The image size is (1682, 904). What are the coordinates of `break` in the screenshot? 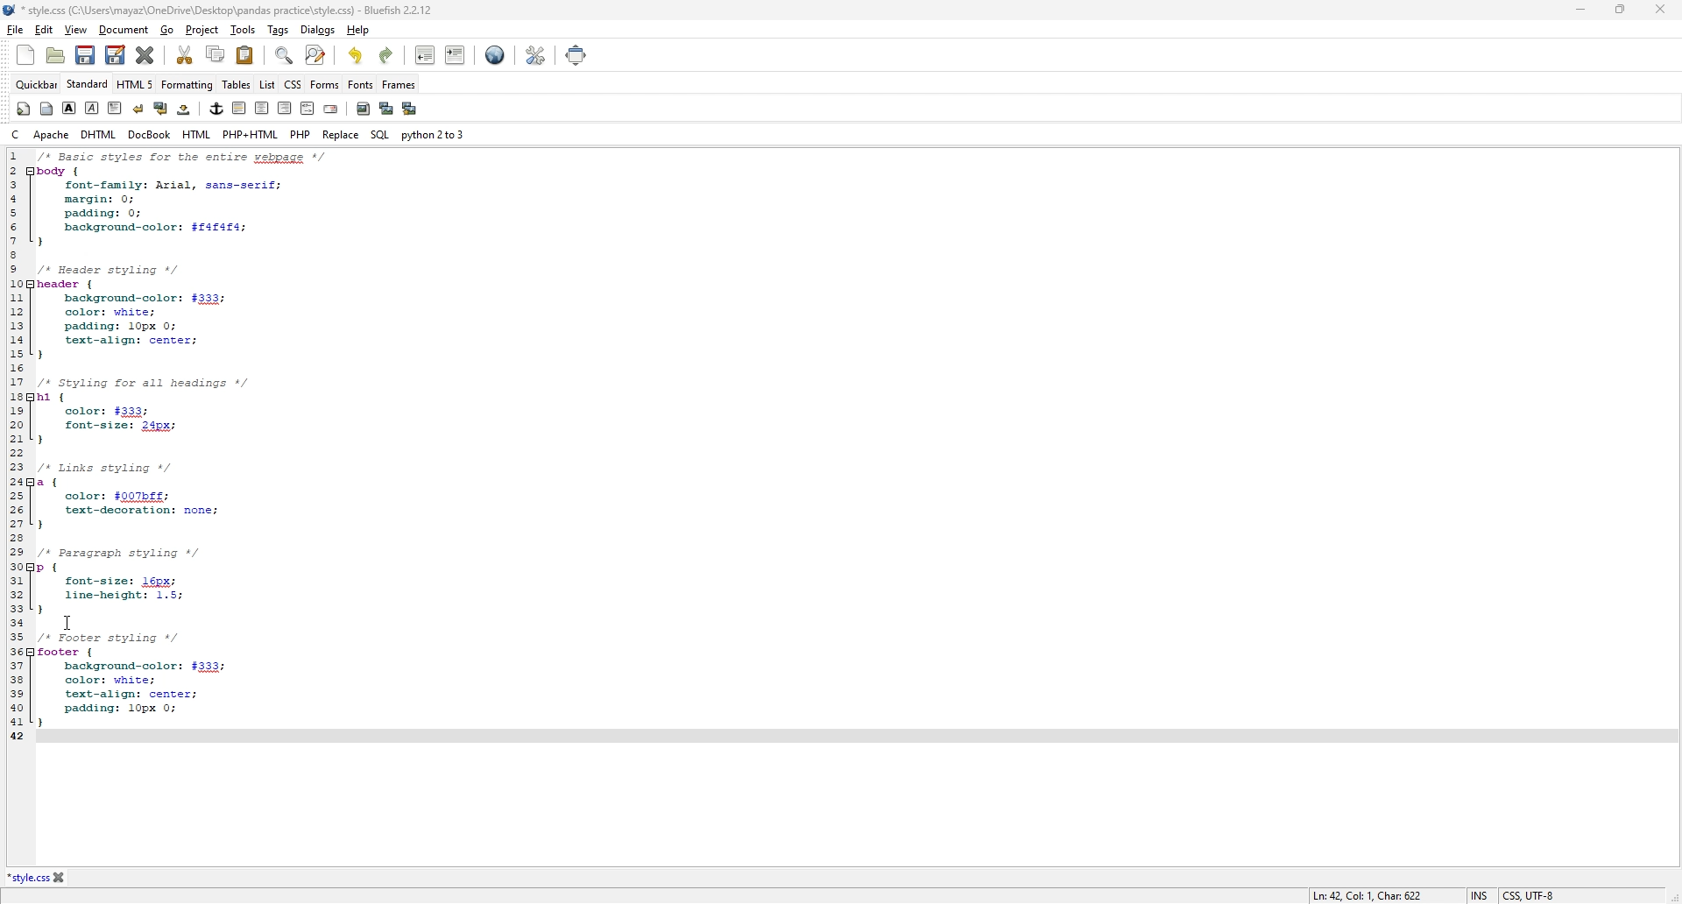 It's located at (138, 109).